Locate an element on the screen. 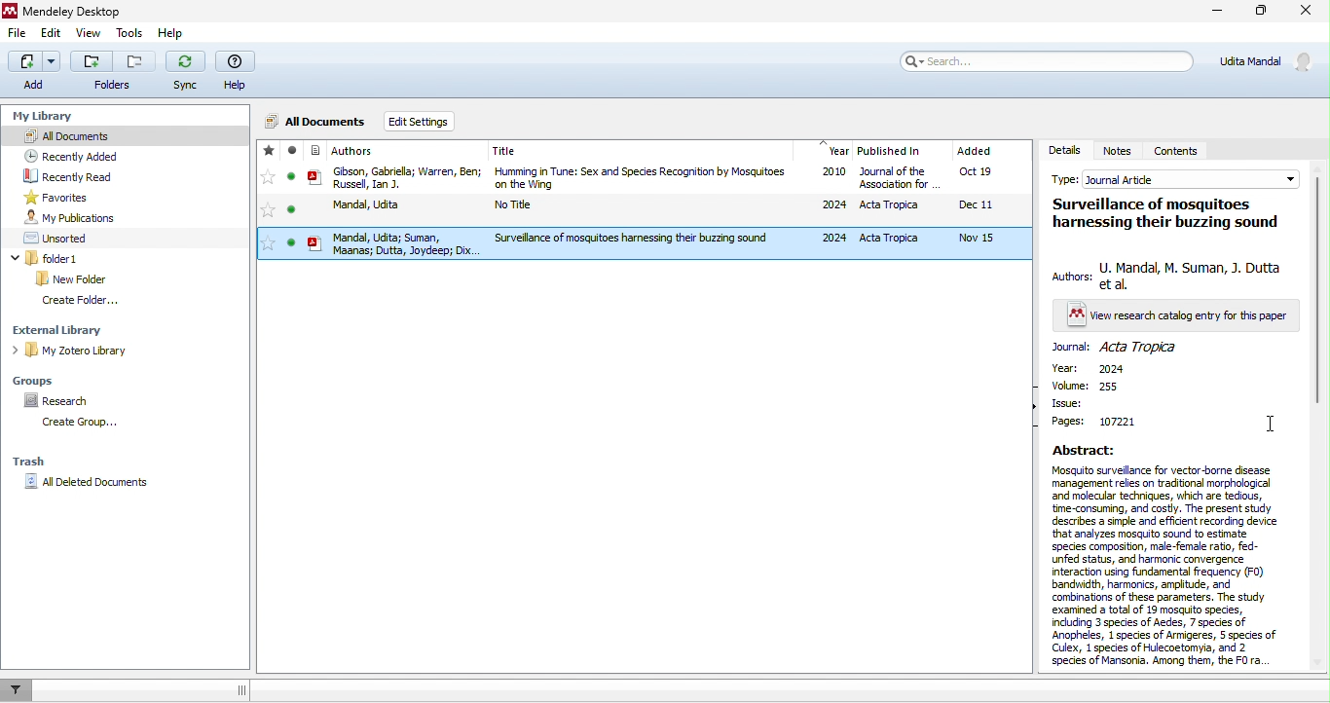 This screenshot has width=1330, height=703. research is located at coordinates (58, 402).